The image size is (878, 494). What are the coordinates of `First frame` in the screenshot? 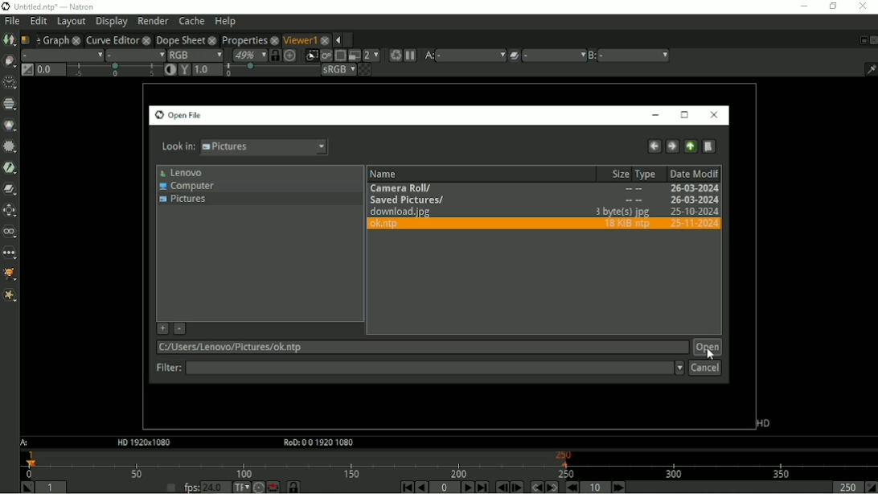 It's located at (404, 487).